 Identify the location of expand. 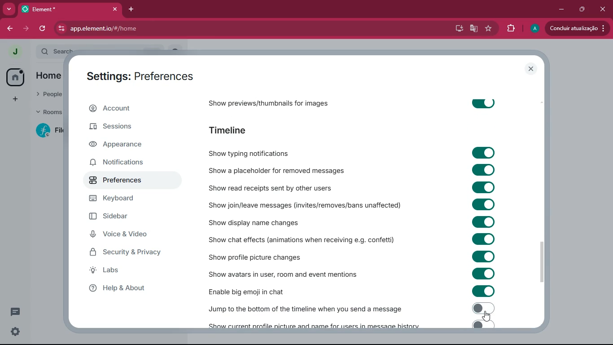
(30, 52).